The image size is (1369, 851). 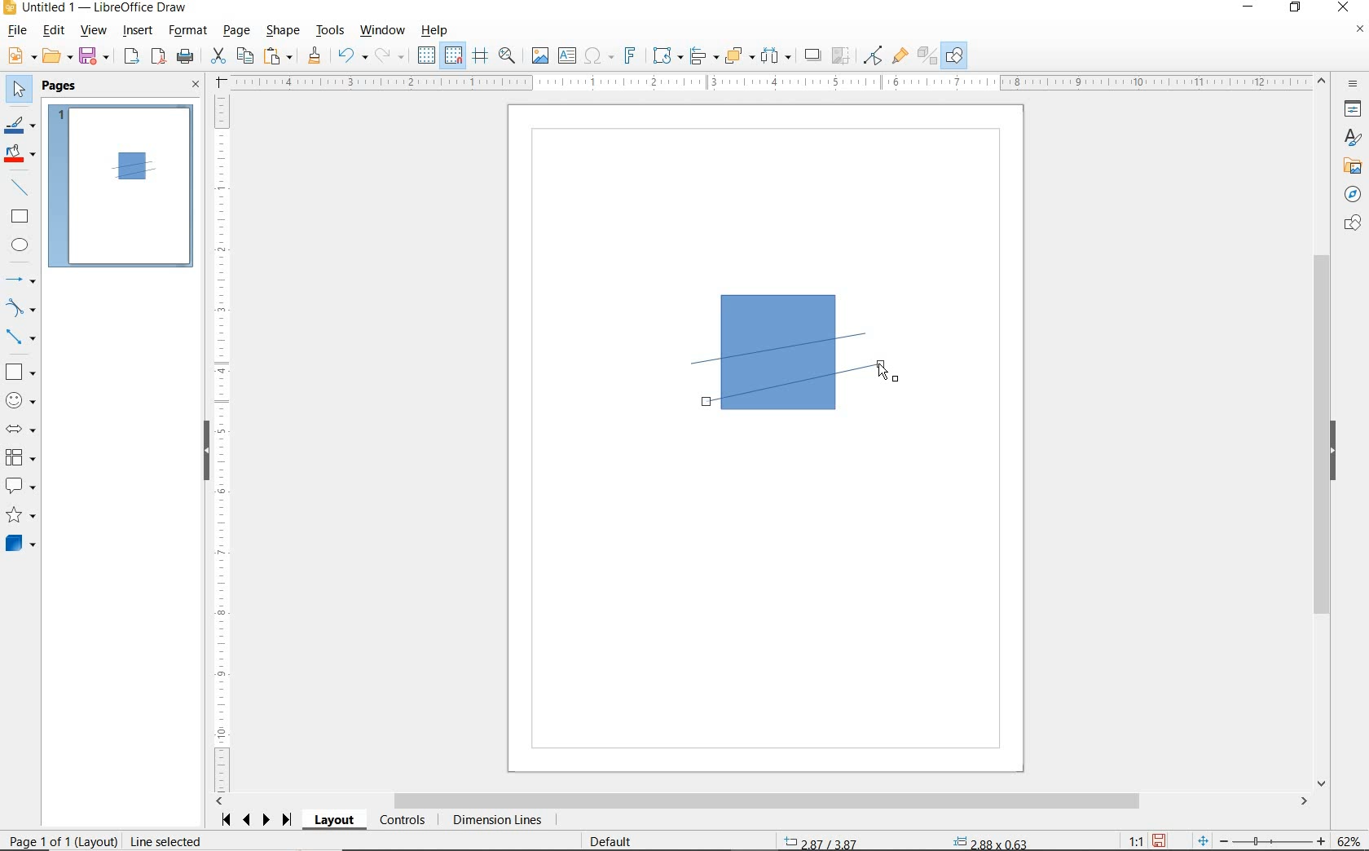 I want to click on TOGGLE POINT EDIT MODE, so click(x=874, y=57).